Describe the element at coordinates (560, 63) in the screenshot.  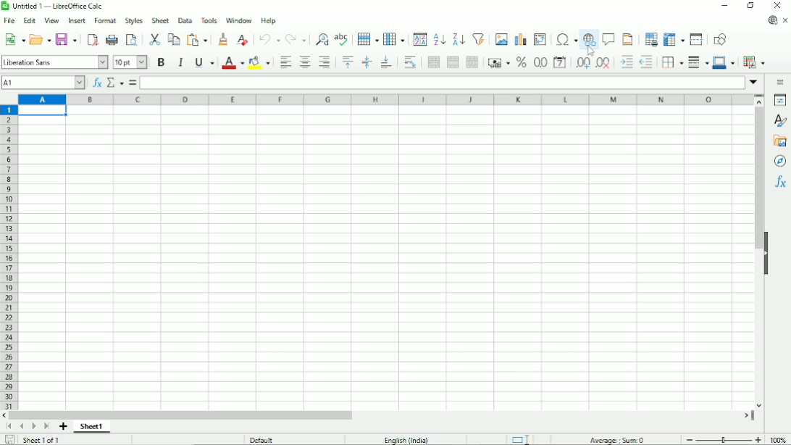
I see `Format as date` at that location.